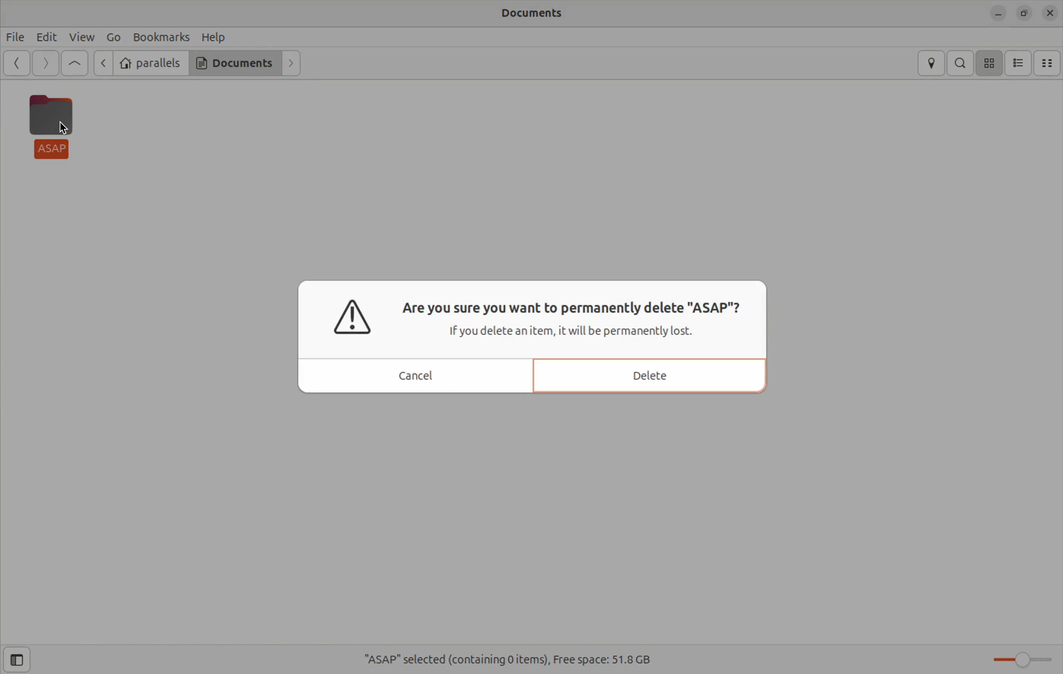 This screenshot has height=674, width=1063. I want to click on cursor, so click(65, 127).